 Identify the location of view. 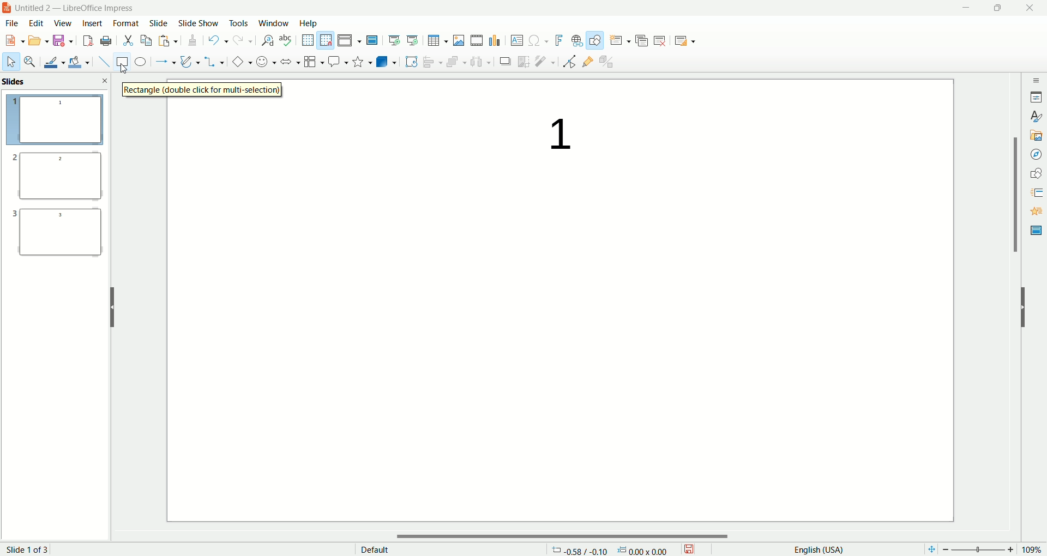
(61, 24).